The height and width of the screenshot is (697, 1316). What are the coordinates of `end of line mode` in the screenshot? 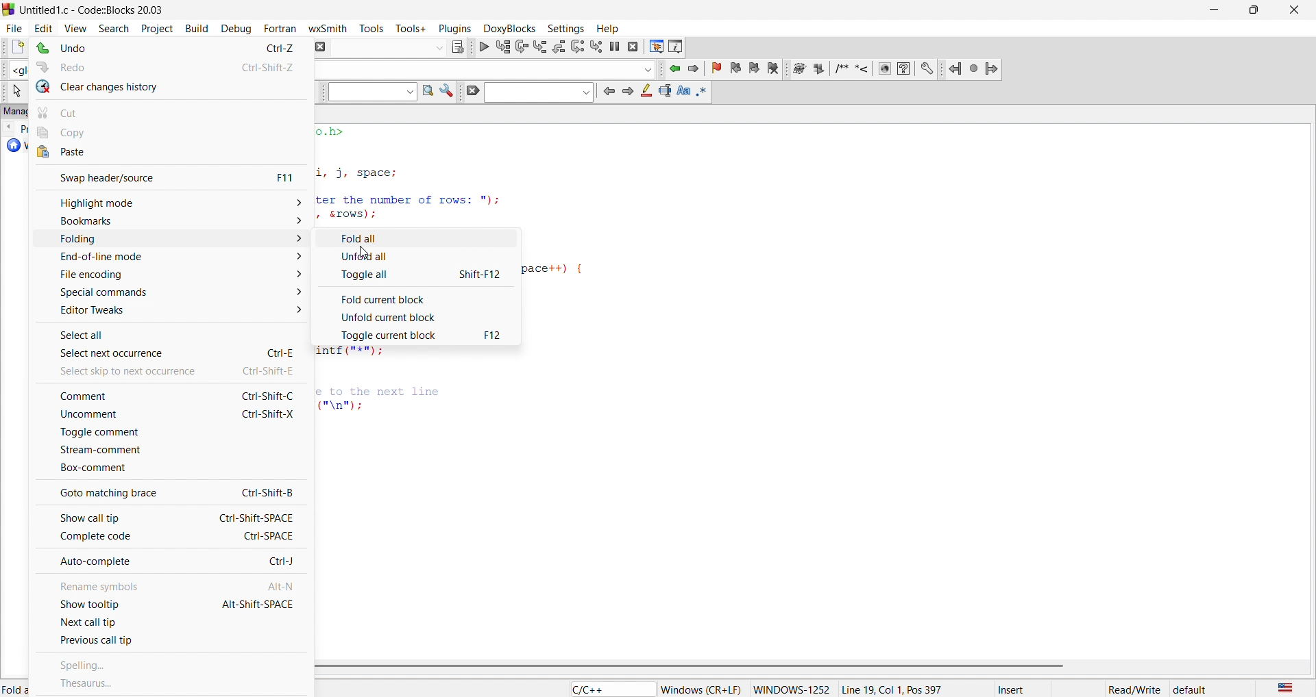 It's located at (164, 258).